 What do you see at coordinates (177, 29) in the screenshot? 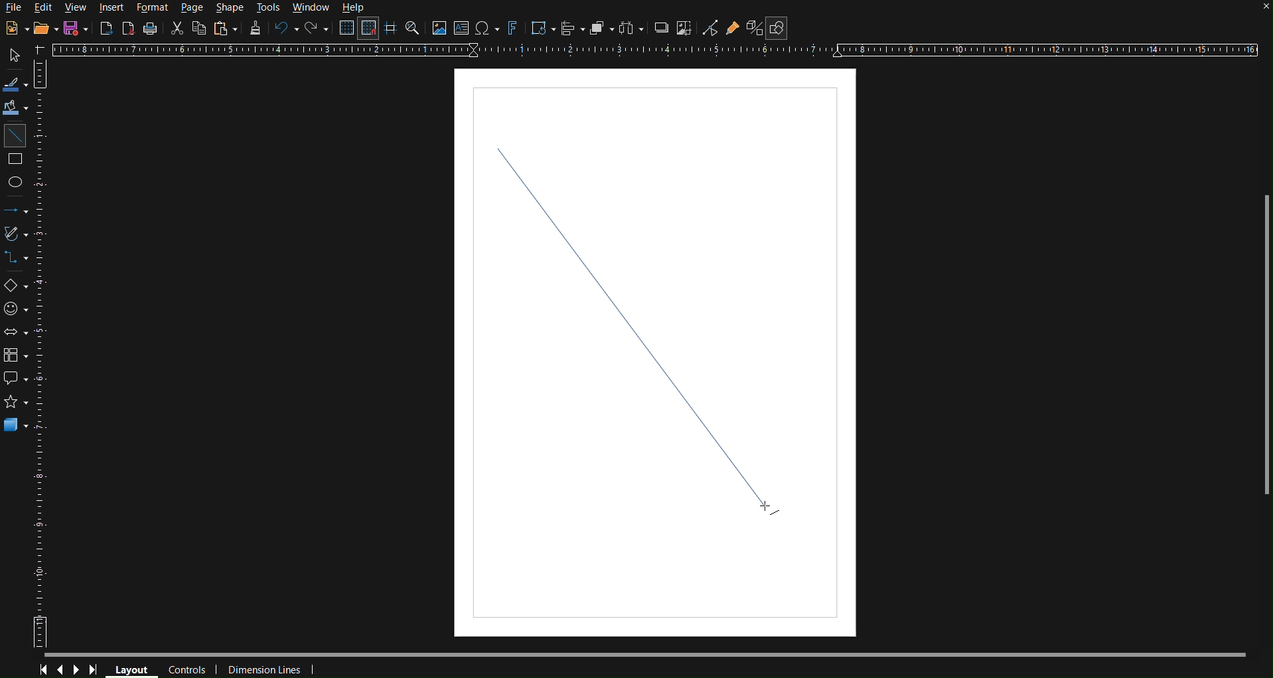
I see `Cut` at bounding box center [177, 29].